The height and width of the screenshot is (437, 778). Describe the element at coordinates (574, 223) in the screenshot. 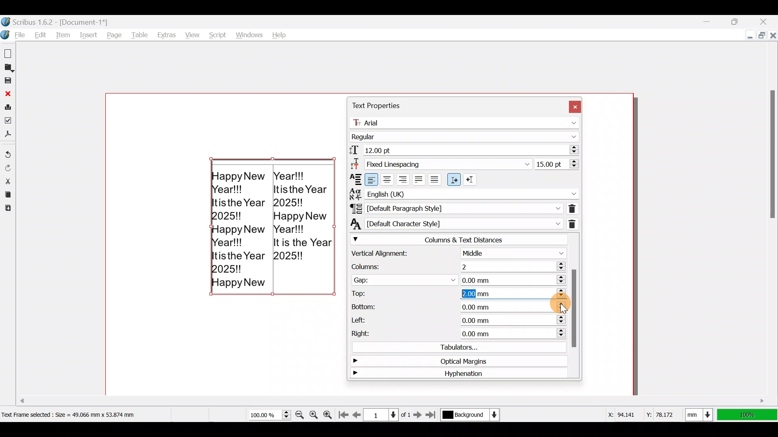

I see `Remove direct character formatting` at that location.